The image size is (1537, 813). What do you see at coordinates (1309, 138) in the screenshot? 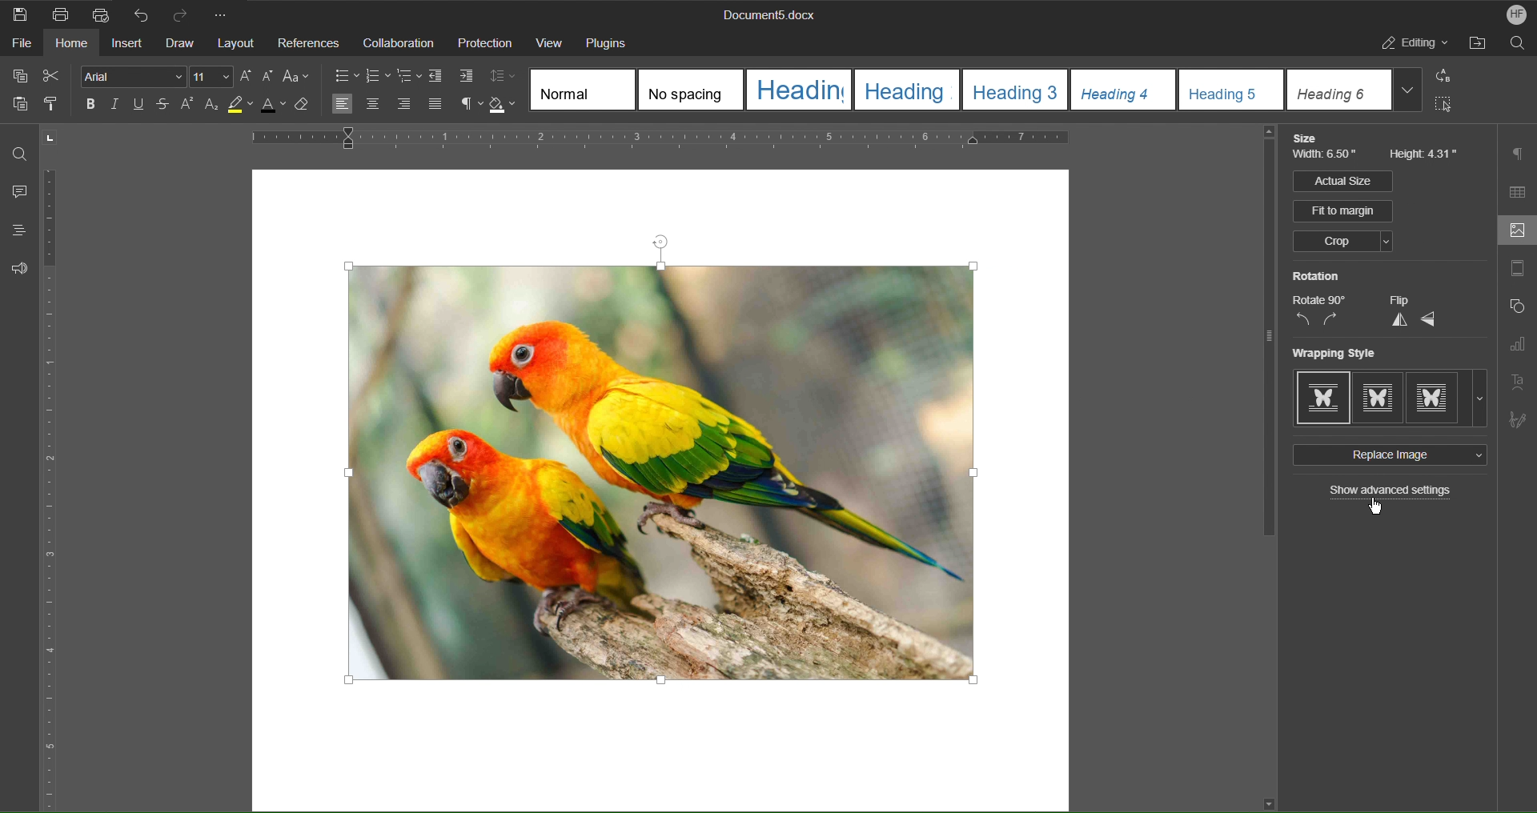
I see `Size` at bounding box center [1309, 138].